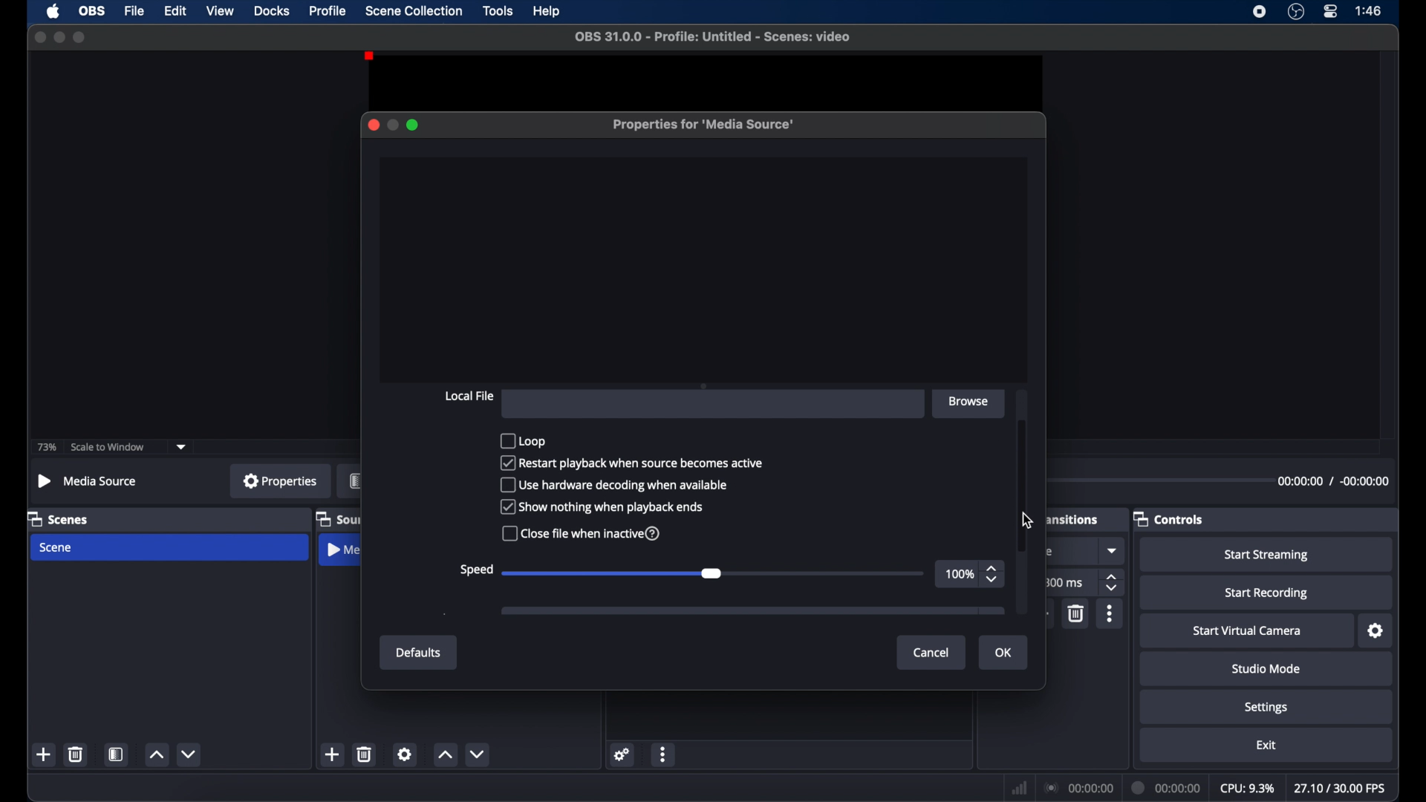  I want to click on 100%, so click(960, 573).